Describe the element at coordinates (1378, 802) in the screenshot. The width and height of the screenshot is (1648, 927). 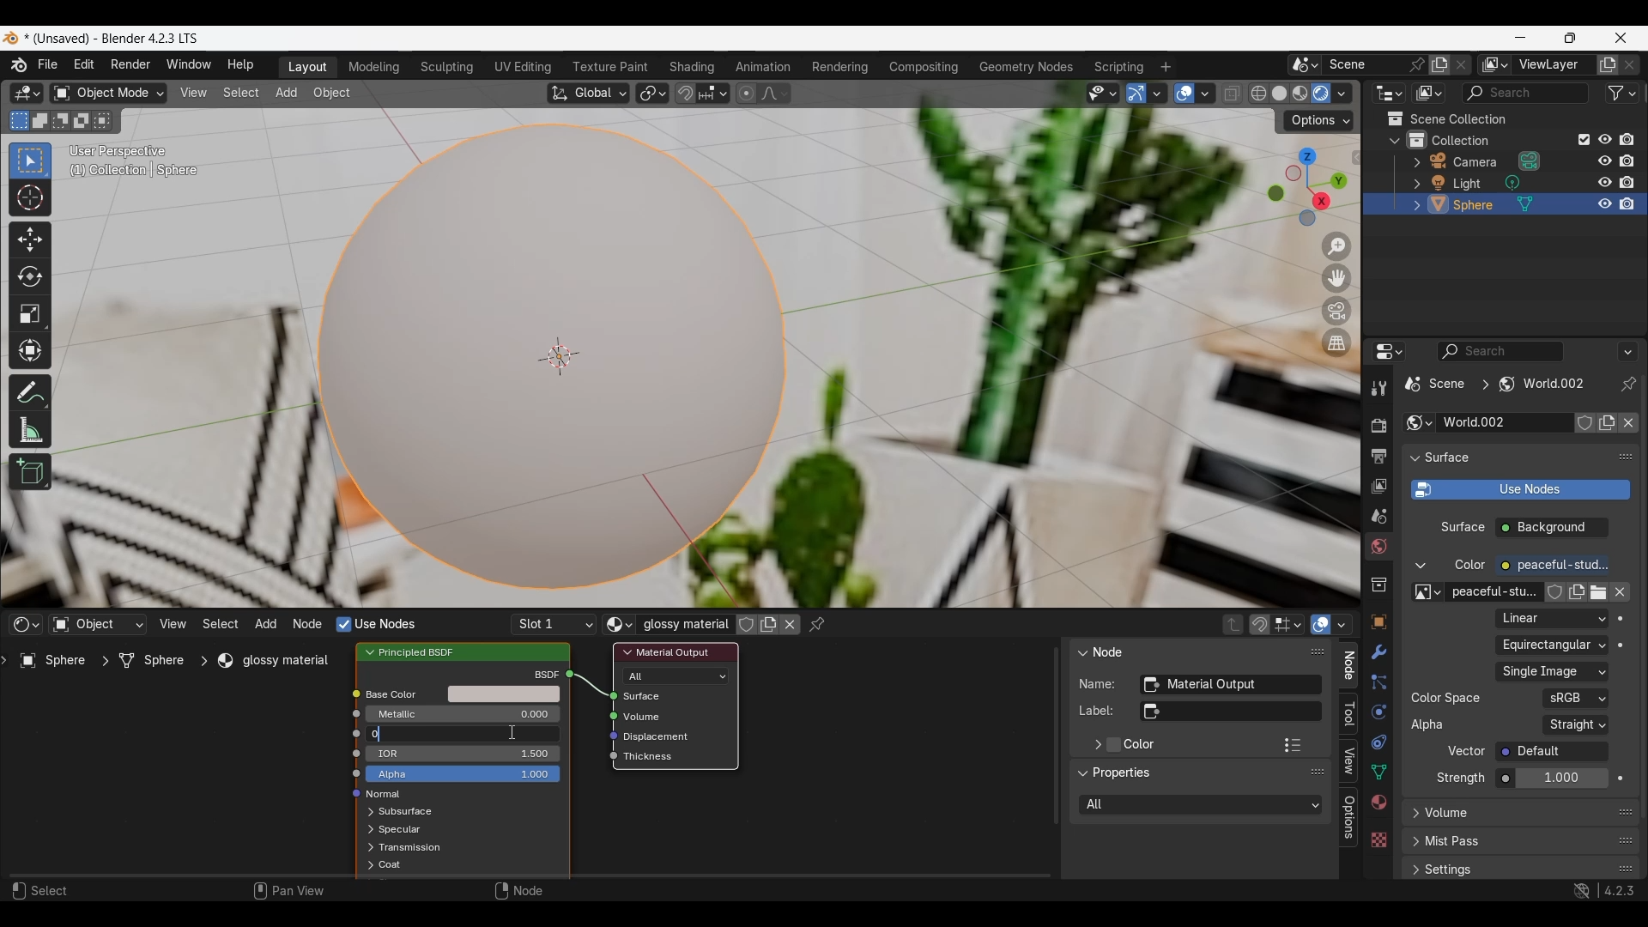
I see `Material properties` at that location.